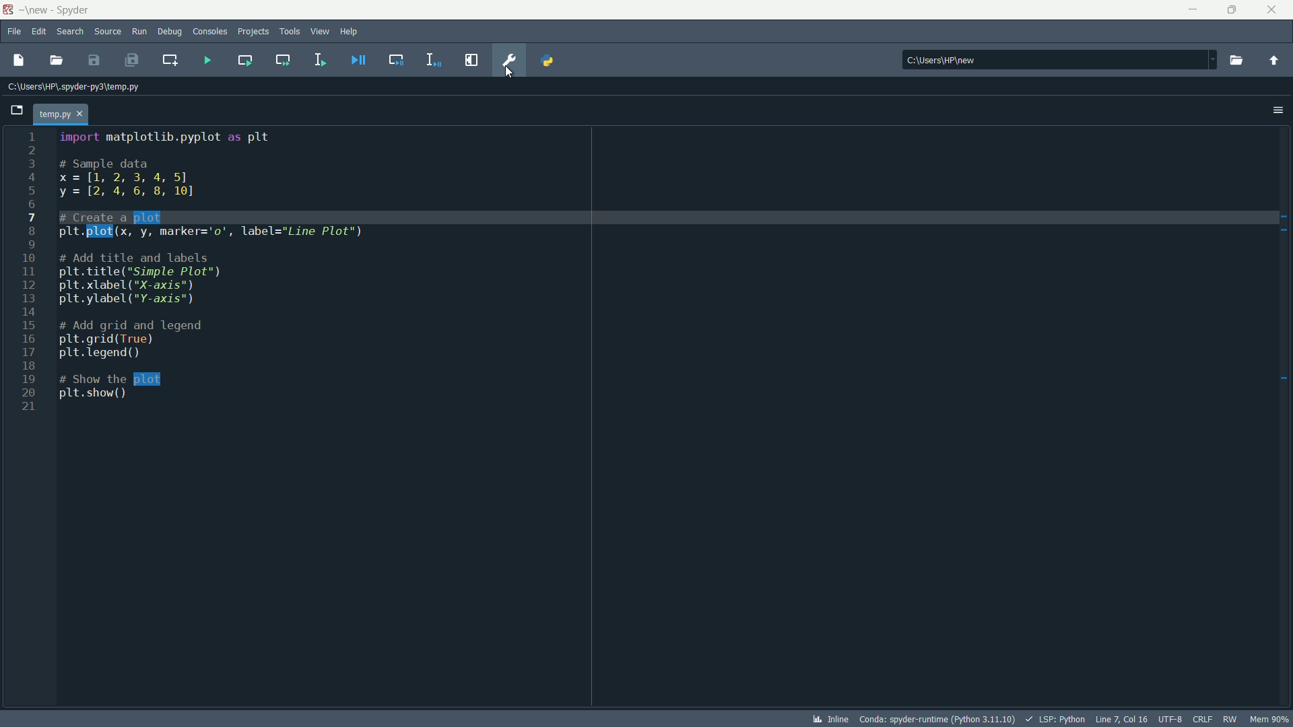  What do you see at coordinates (1278, 109) in the screenshot?
I see `options` at bounding box center [1278, 109].